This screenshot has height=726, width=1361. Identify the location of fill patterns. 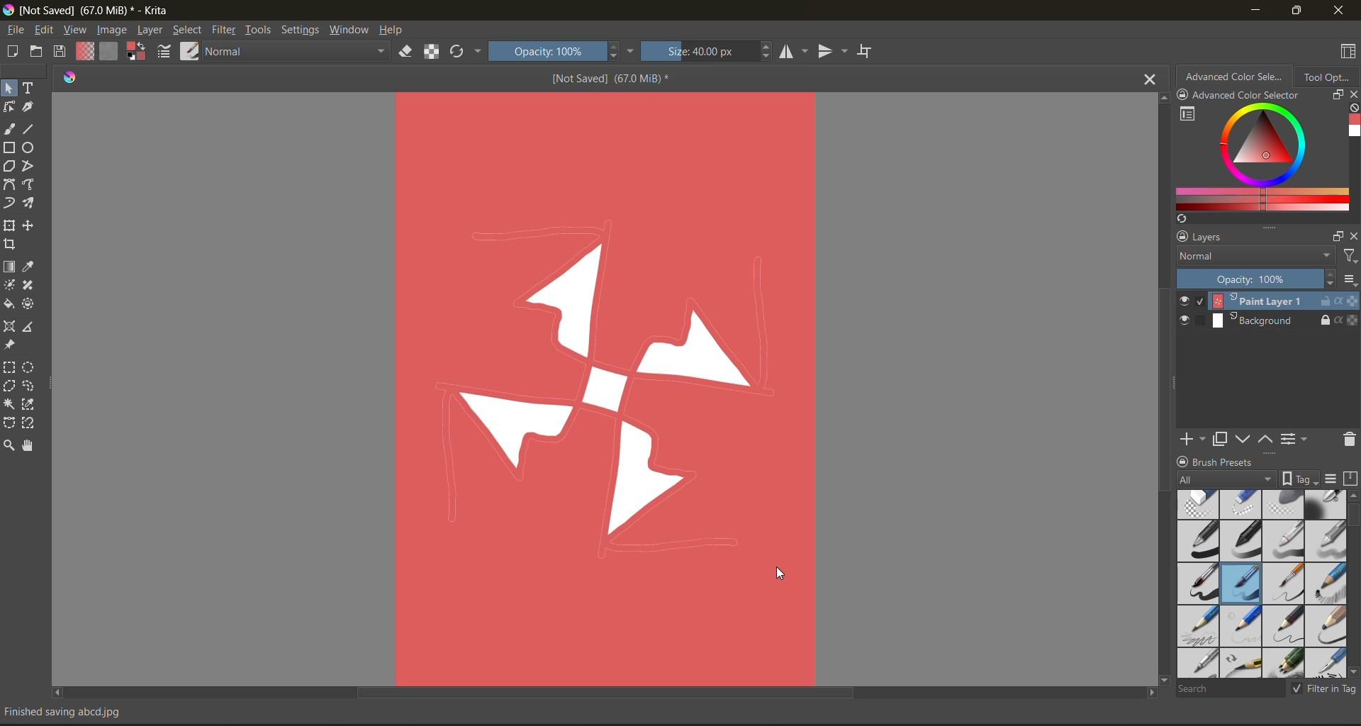
(113, 50).